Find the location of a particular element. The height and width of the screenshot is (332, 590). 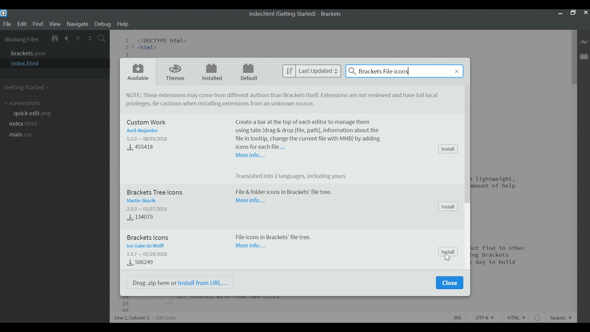

Navigate Backward is located at coordinates (67, 38).